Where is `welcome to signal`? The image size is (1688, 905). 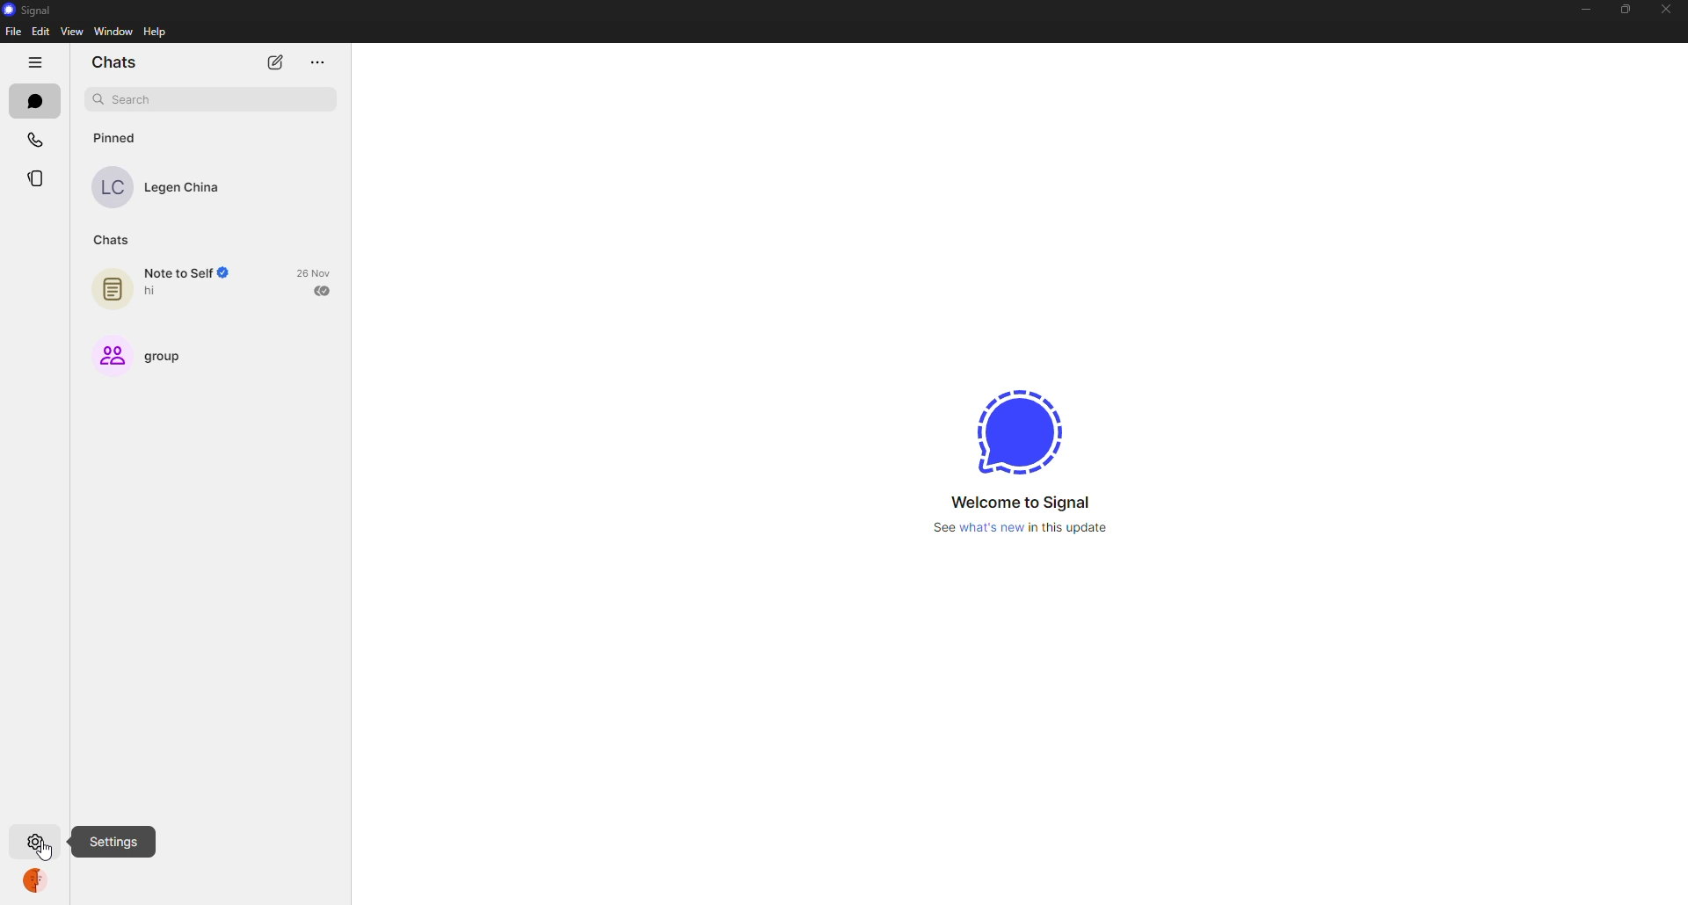
welcome to signal is located at coordinates (1018, 500).